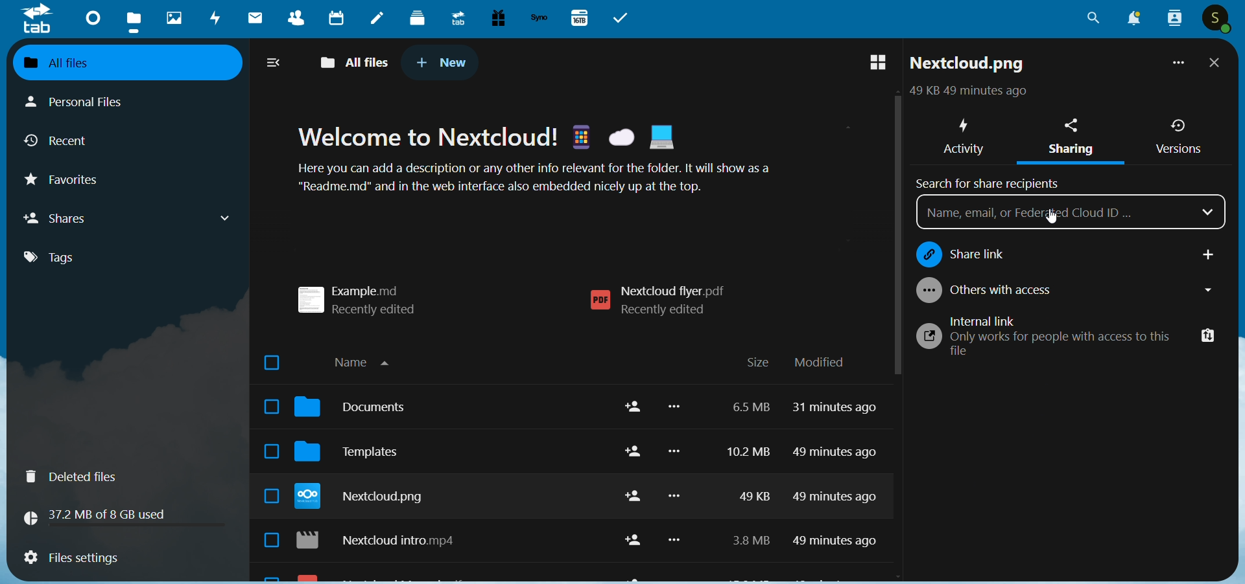 This screenshot has height=584, width=1245. Describe the element at coordinates (275, 64) in the screenshot. I see `collapse/expand` at that location.